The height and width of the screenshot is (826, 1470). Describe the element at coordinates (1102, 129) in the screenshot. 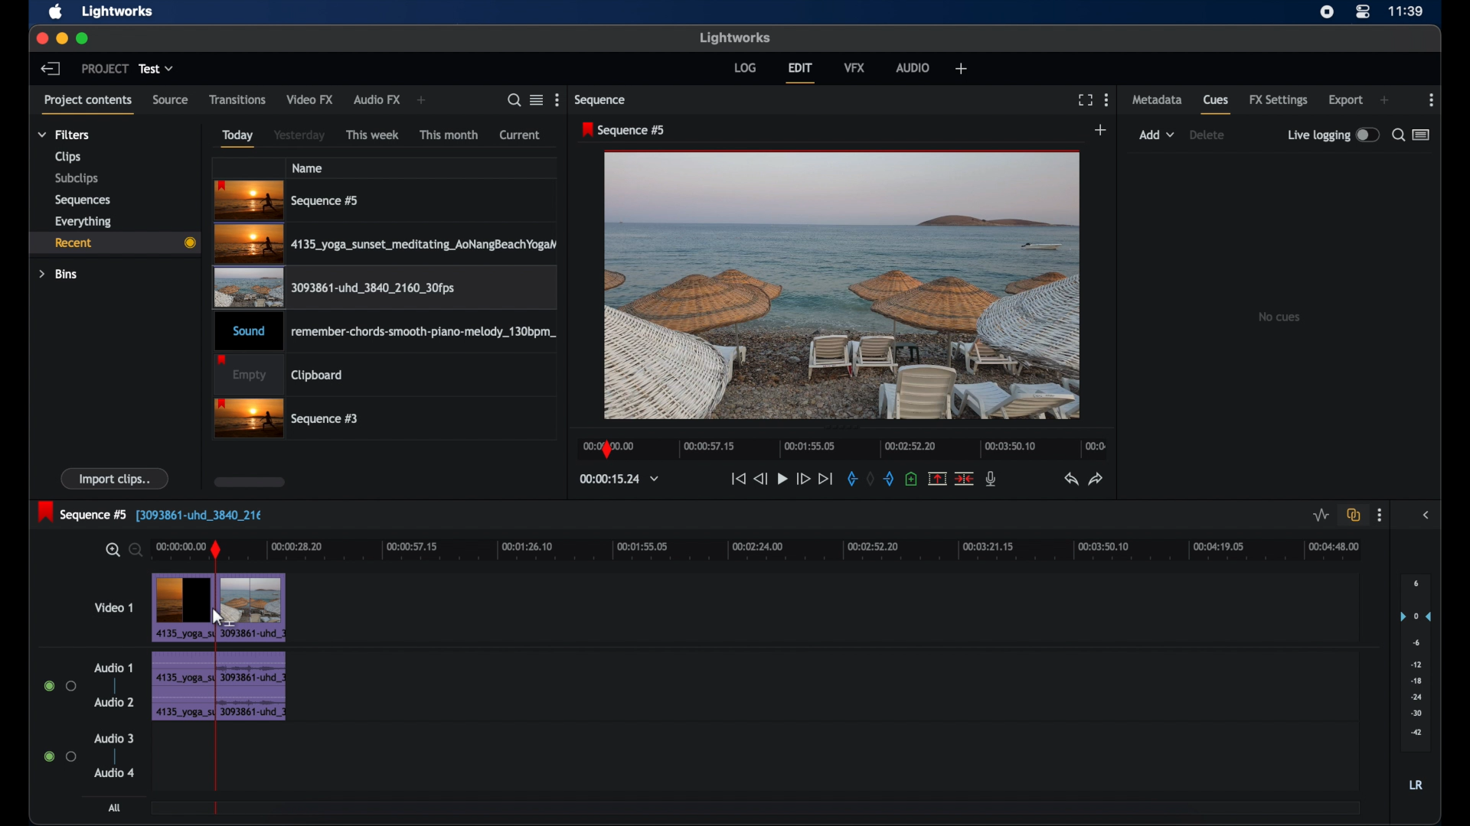

I see `add` at that location.